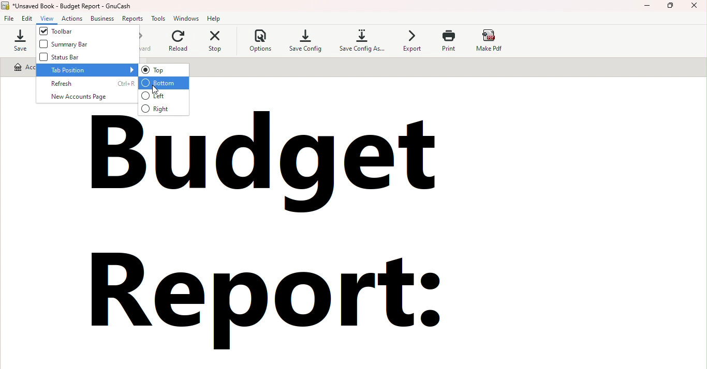 The height and width of the screenshot is (369, 707). I want to click on edit, so click(30, 18).